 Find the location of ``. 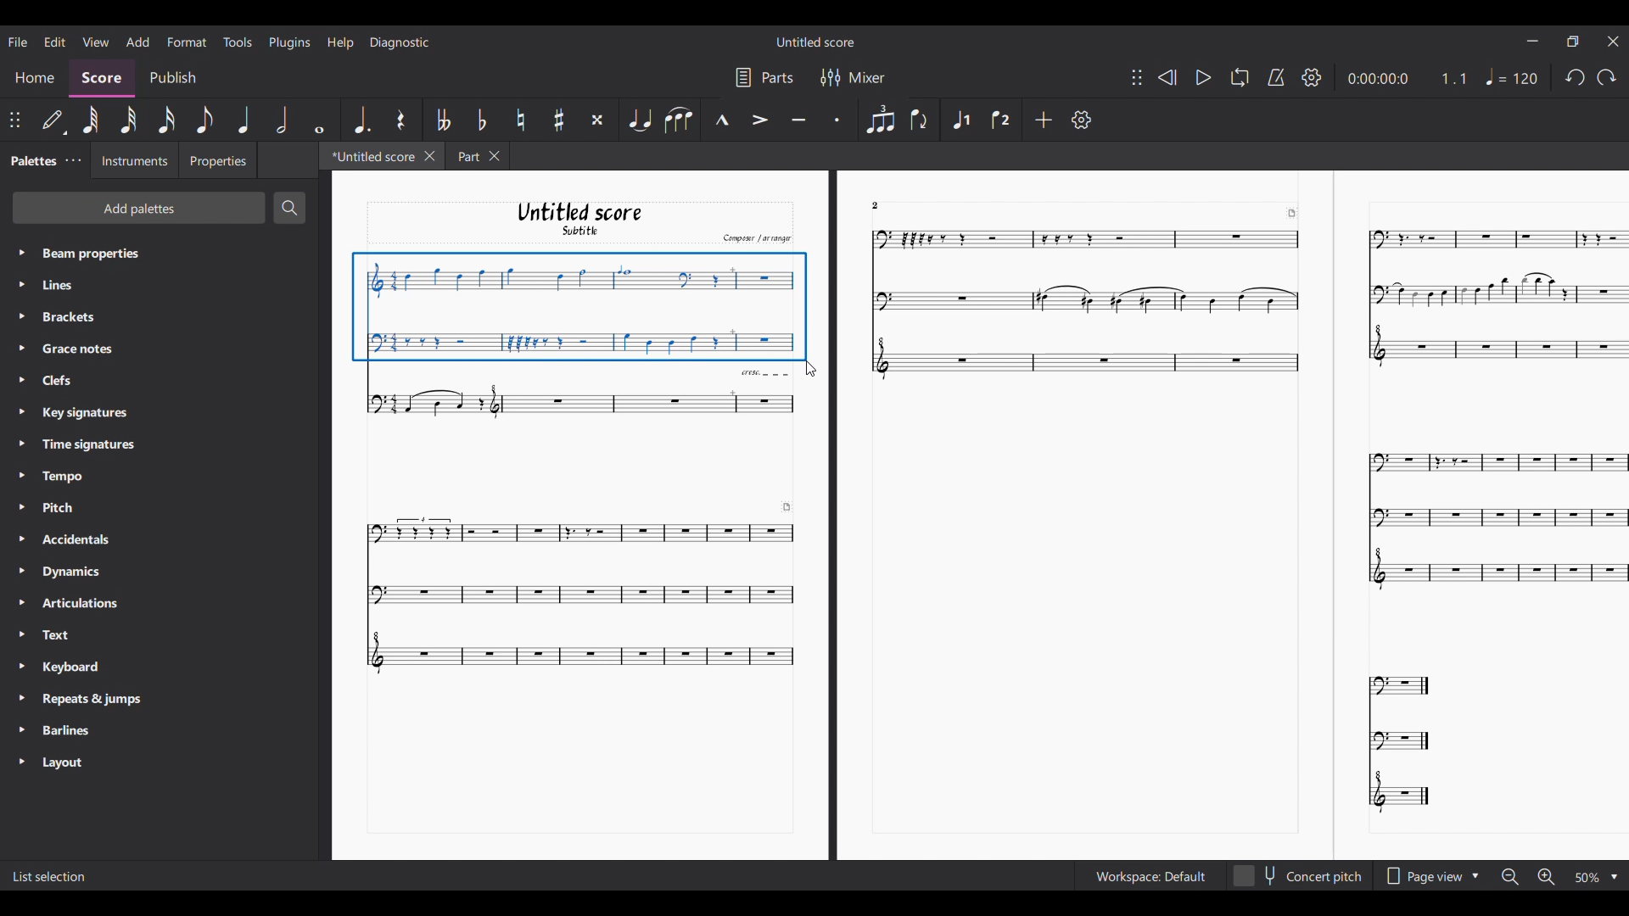

 is located at coordinates (1497, 466).